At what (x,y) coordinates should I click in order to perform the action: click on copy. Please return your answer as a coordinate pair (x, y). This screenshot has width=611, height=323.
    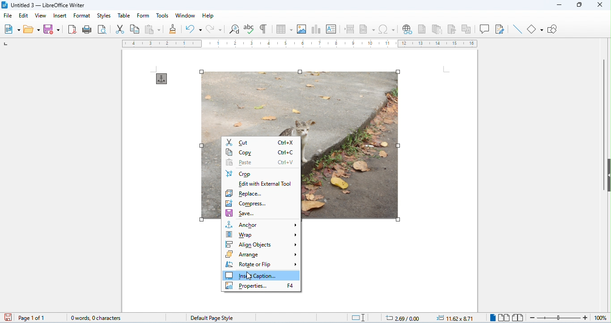
    Looking at the image, I should click on (260, 152).